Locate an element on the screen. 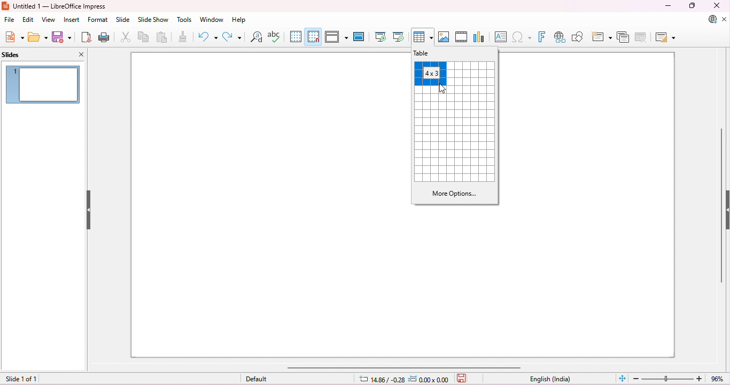 The height and width of the screenshot is (385, 730). save is located at coordinates (462, 379).